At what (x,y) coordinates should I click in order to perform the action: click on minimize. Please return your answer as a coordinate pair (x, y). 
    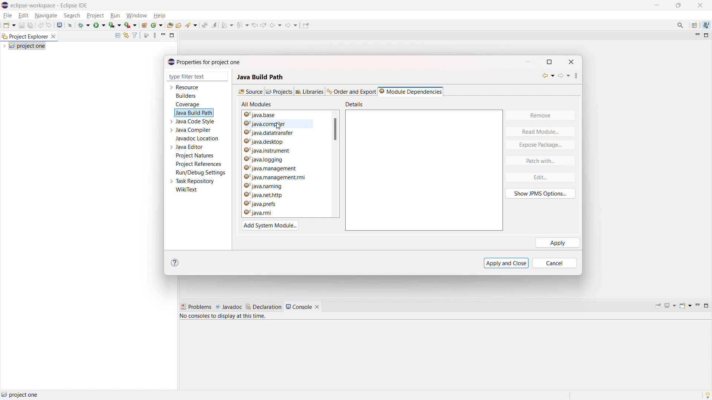
    Looking at the image, I should click on (163, 35).